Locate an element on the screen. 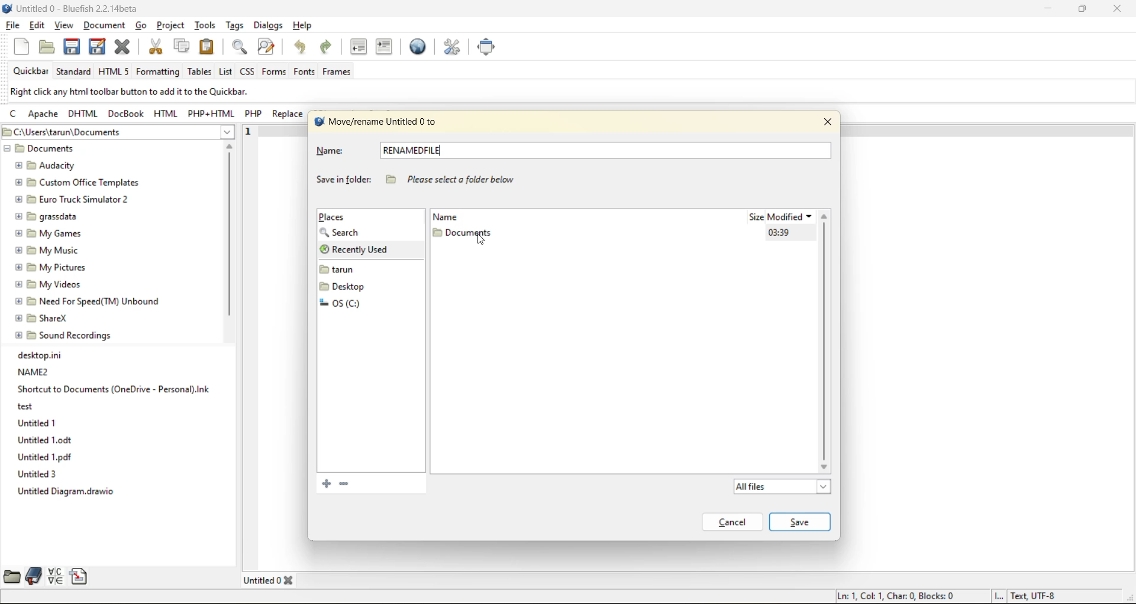 This screenshot has width=1136, height=604. Custom Office Templates is located at coordinates (73, 183).